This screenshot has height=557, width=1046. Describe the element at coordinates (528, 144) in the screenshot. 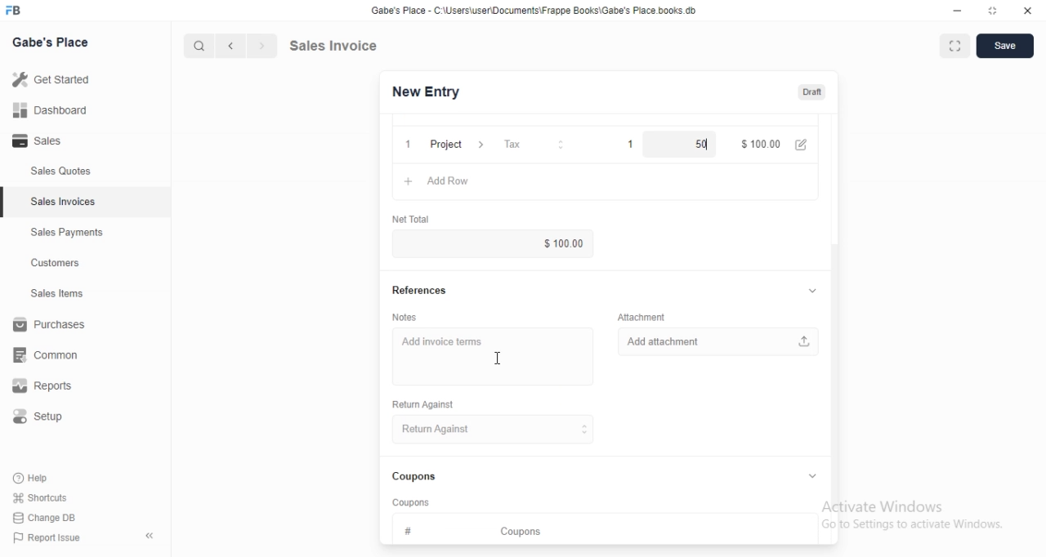

I see `Tax ` at that location.